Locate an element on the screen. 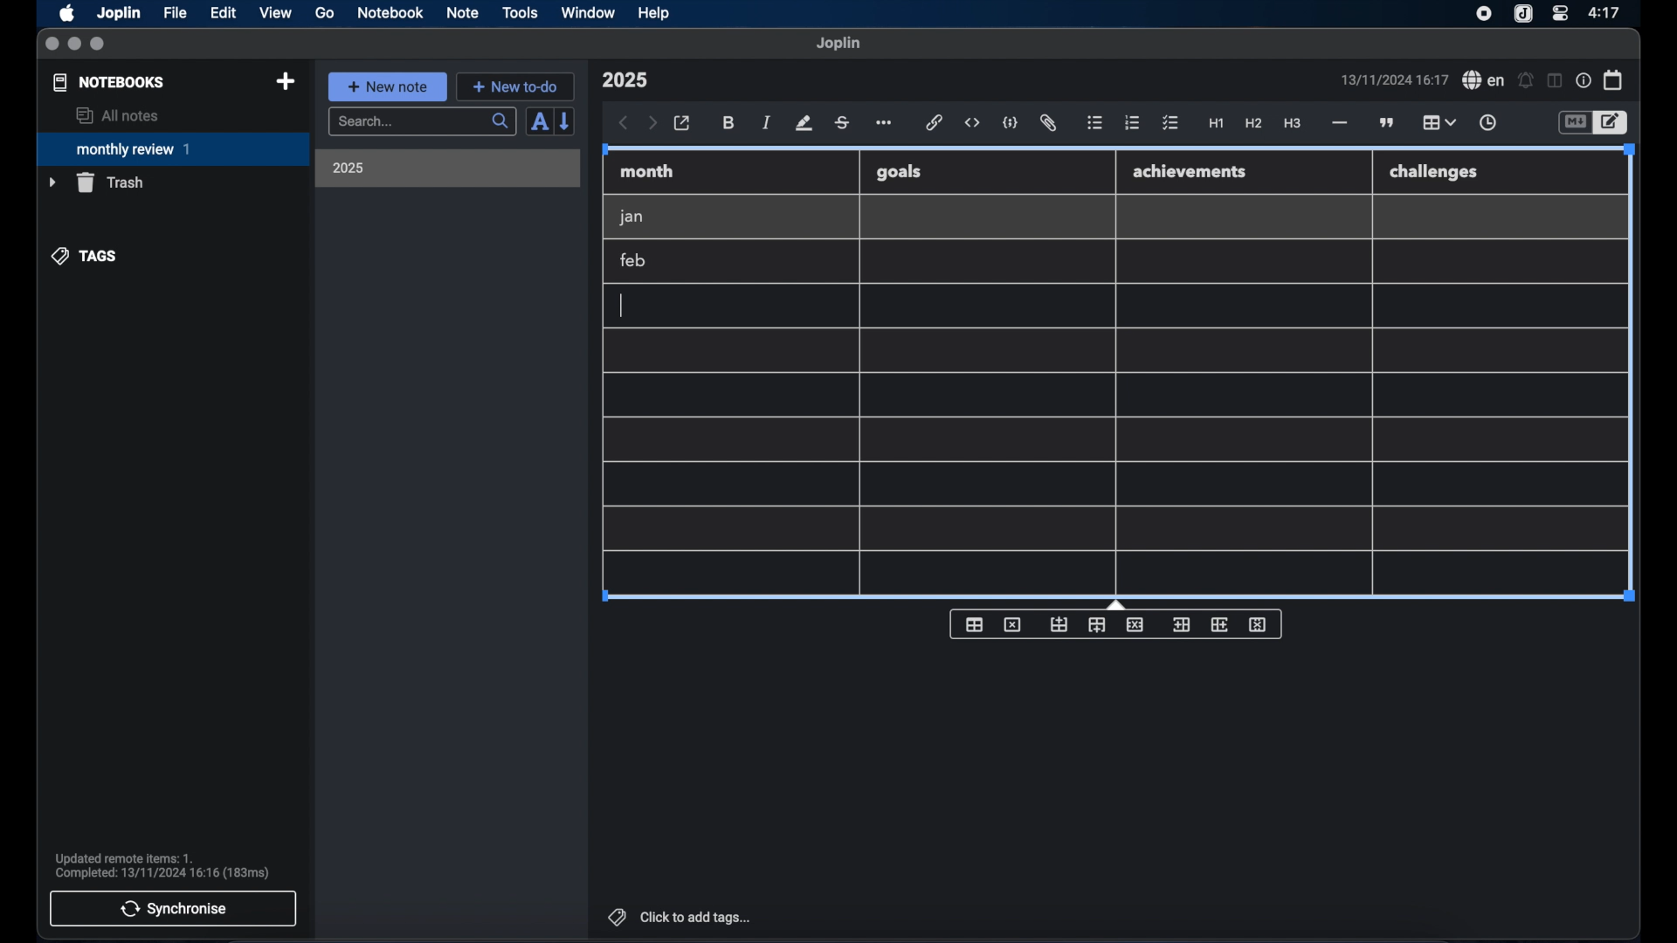  sync notification is located at coordinates (162, 866).